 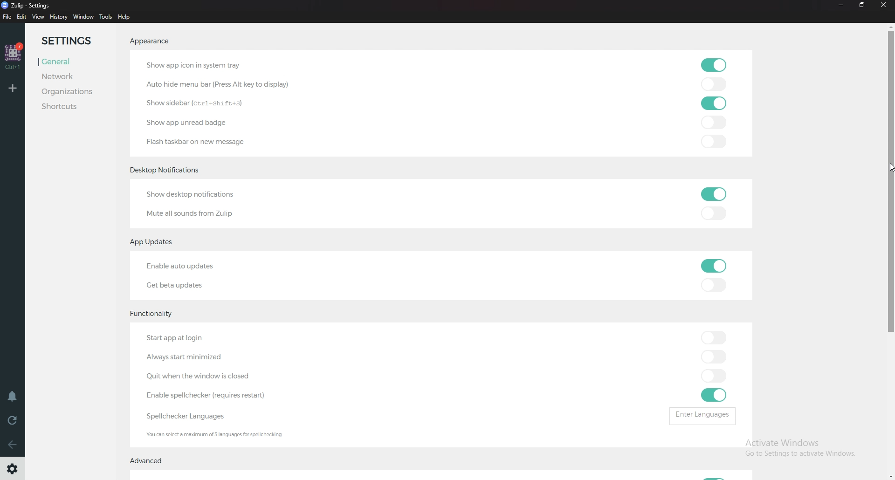 What do you see at coordinates (74, 41) in the screenshot?
I see `Settings` at bounding box center [74, 41].